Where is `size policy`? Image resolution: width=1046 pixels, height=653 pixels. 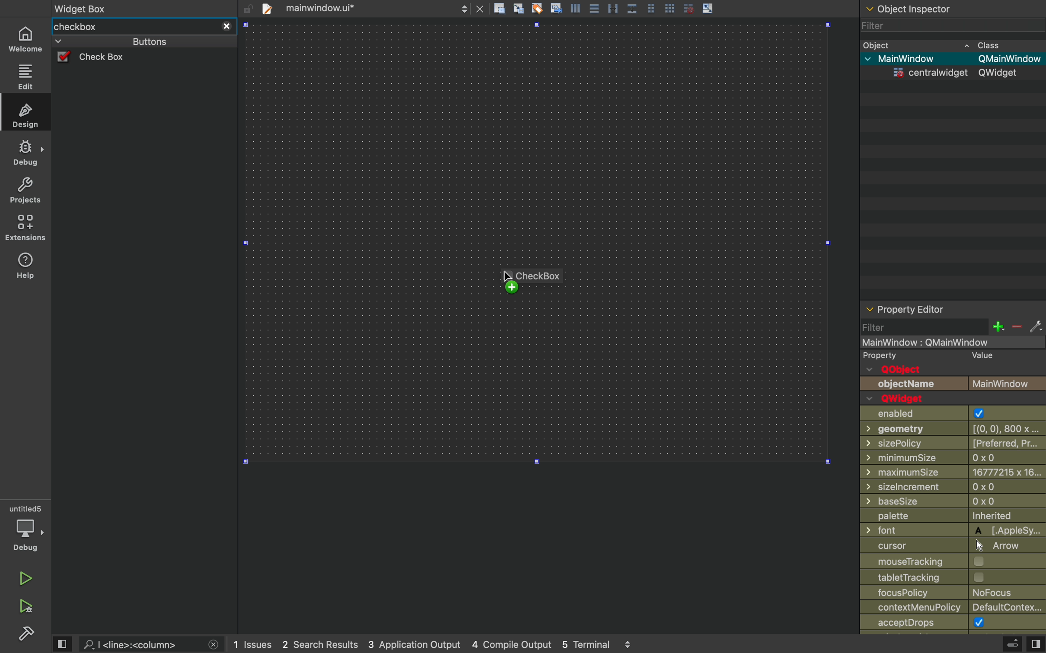 size policy is located at coordinates (954, 443).